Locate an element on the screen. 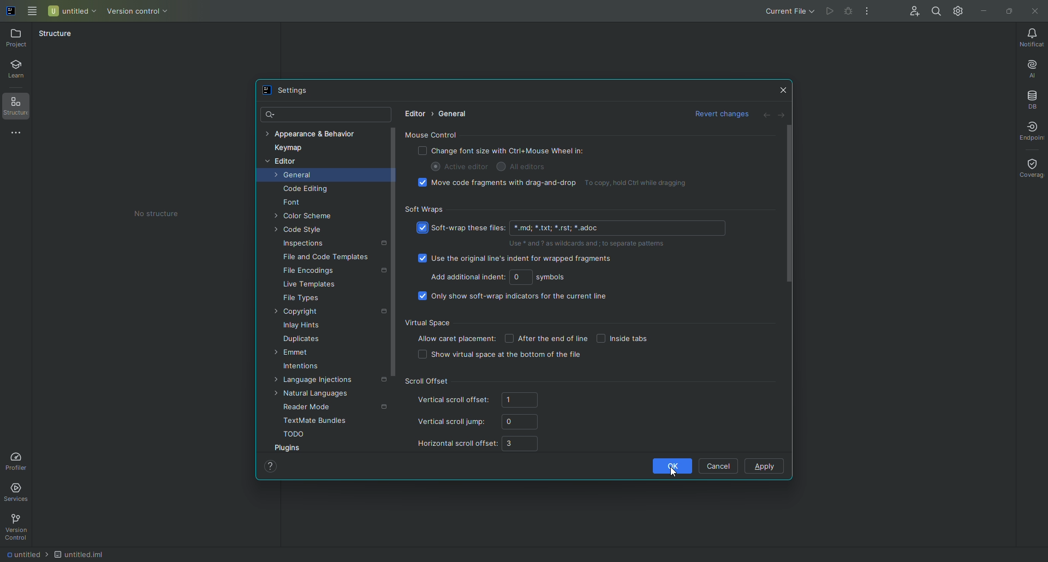 Image resolution: width=1048 pixels, height=562 pixels. Cancel is located at coordinates (719, 466).